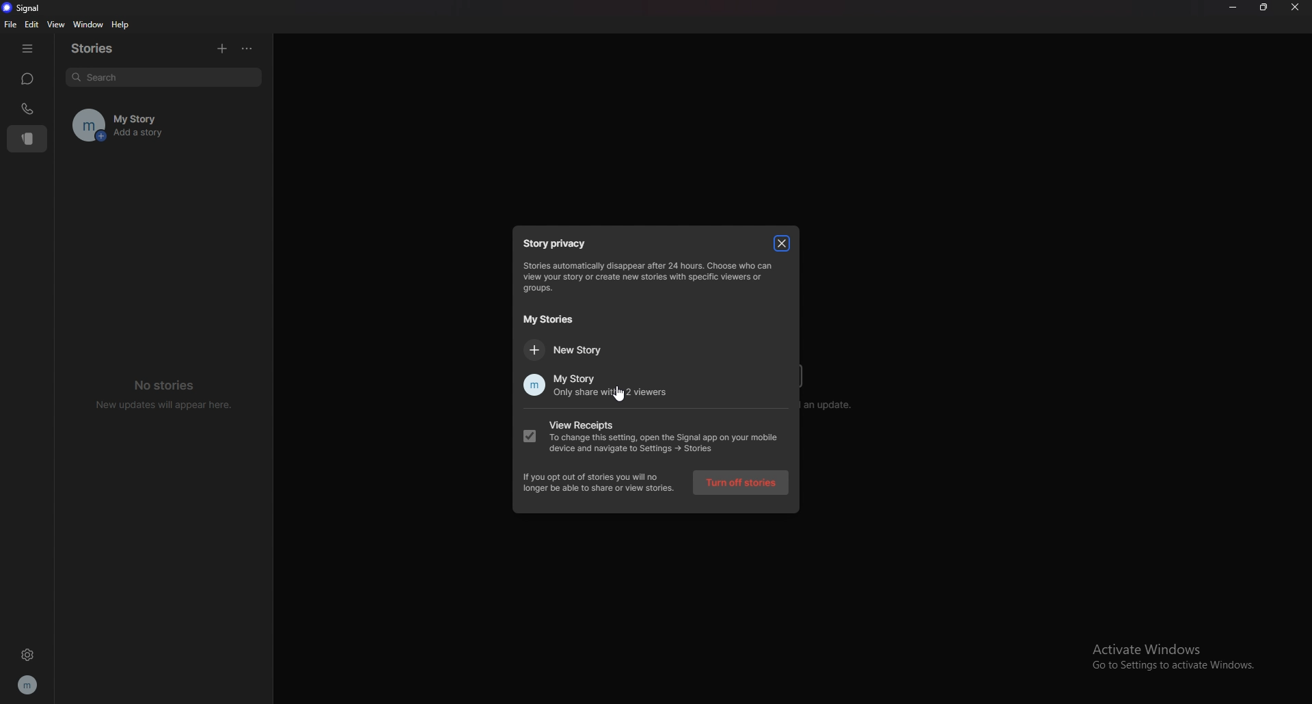 This screenshot has height=704, width=1312. What do you see at coordinates (28, 47) in the screenshot?
I see `hide tab` at bounding box center [28, 47].